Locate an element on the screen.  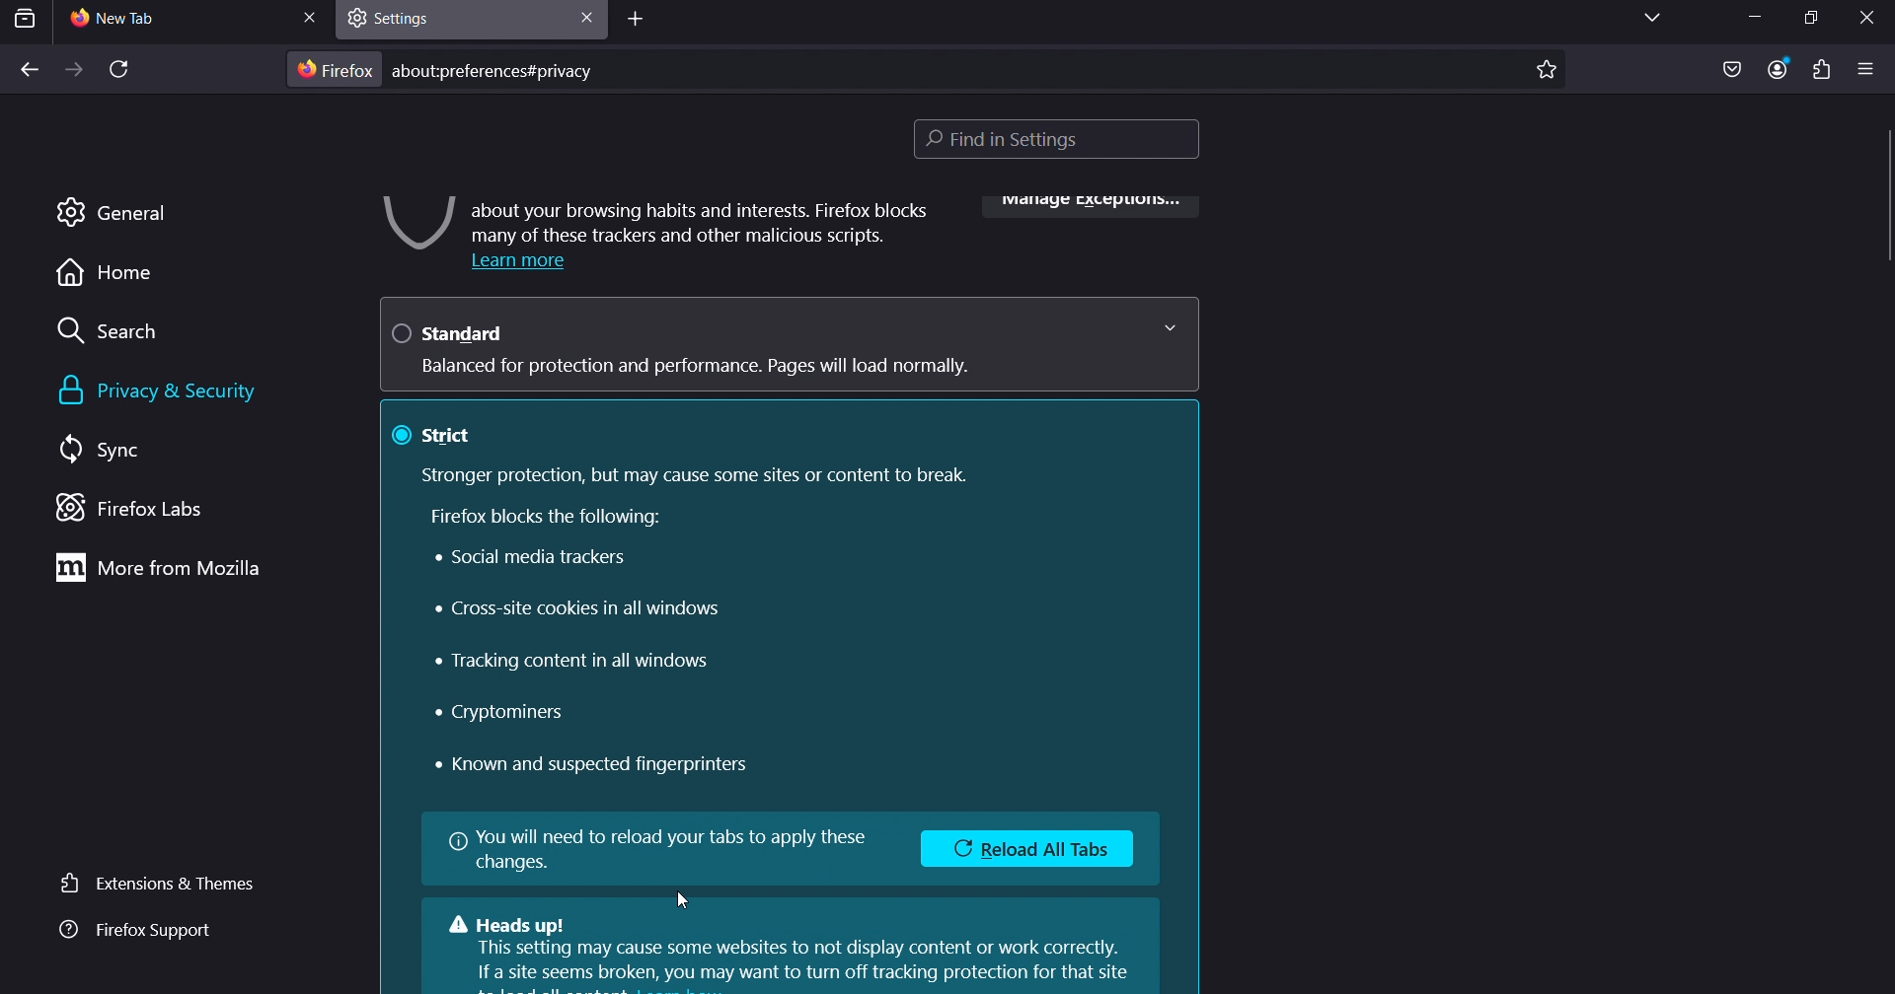
Learn more is located at coordinates (528, 263).